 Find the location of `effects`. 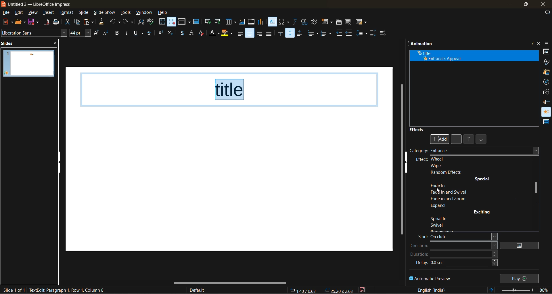

effects is located at coordinates (417, 129).